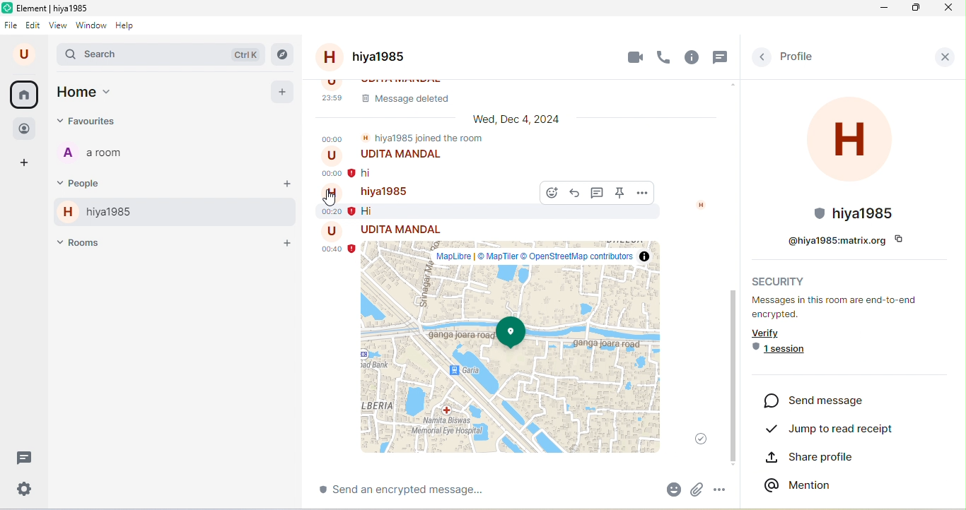 The height and width of the screenshot is (510, 966). What do you see at coordinates (950, 59) in the screenshot?
I see `close` at bounding box center [950, 59].